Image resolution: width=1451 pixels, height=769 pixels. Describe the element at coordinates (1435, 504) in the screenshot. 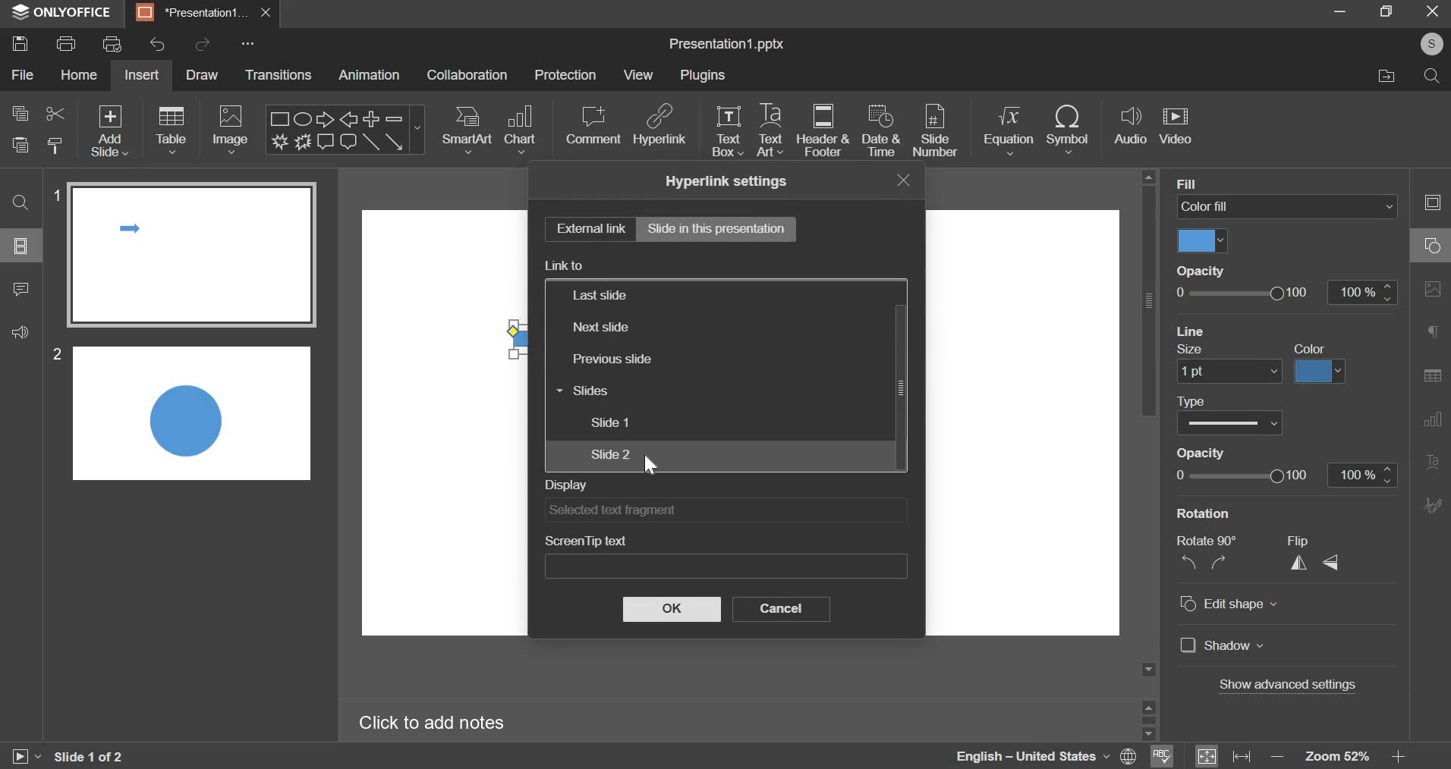

I see `Signature settings` at that location.